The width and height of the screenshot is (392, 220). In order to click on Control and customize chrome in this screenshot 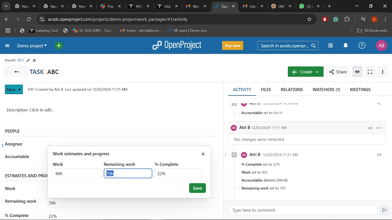, I will do `click(385, 20)`.